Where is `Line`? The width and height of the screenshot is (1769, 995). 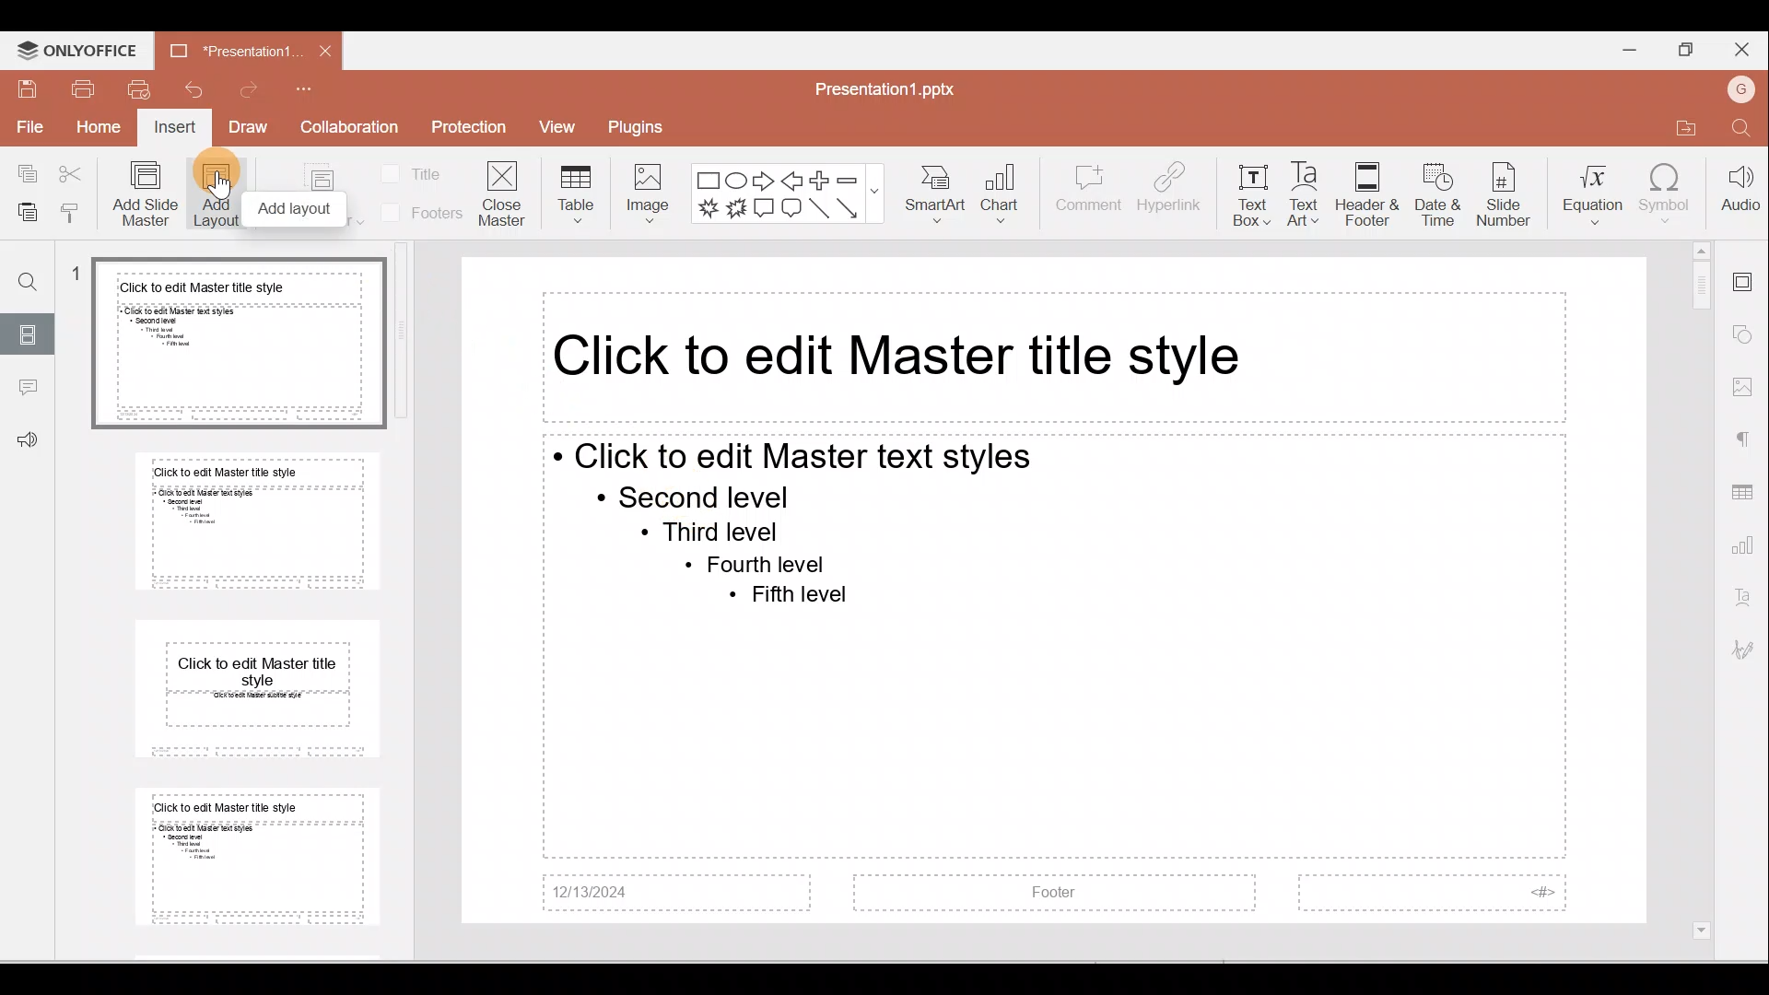
Line is located at coordinates (818, 208).